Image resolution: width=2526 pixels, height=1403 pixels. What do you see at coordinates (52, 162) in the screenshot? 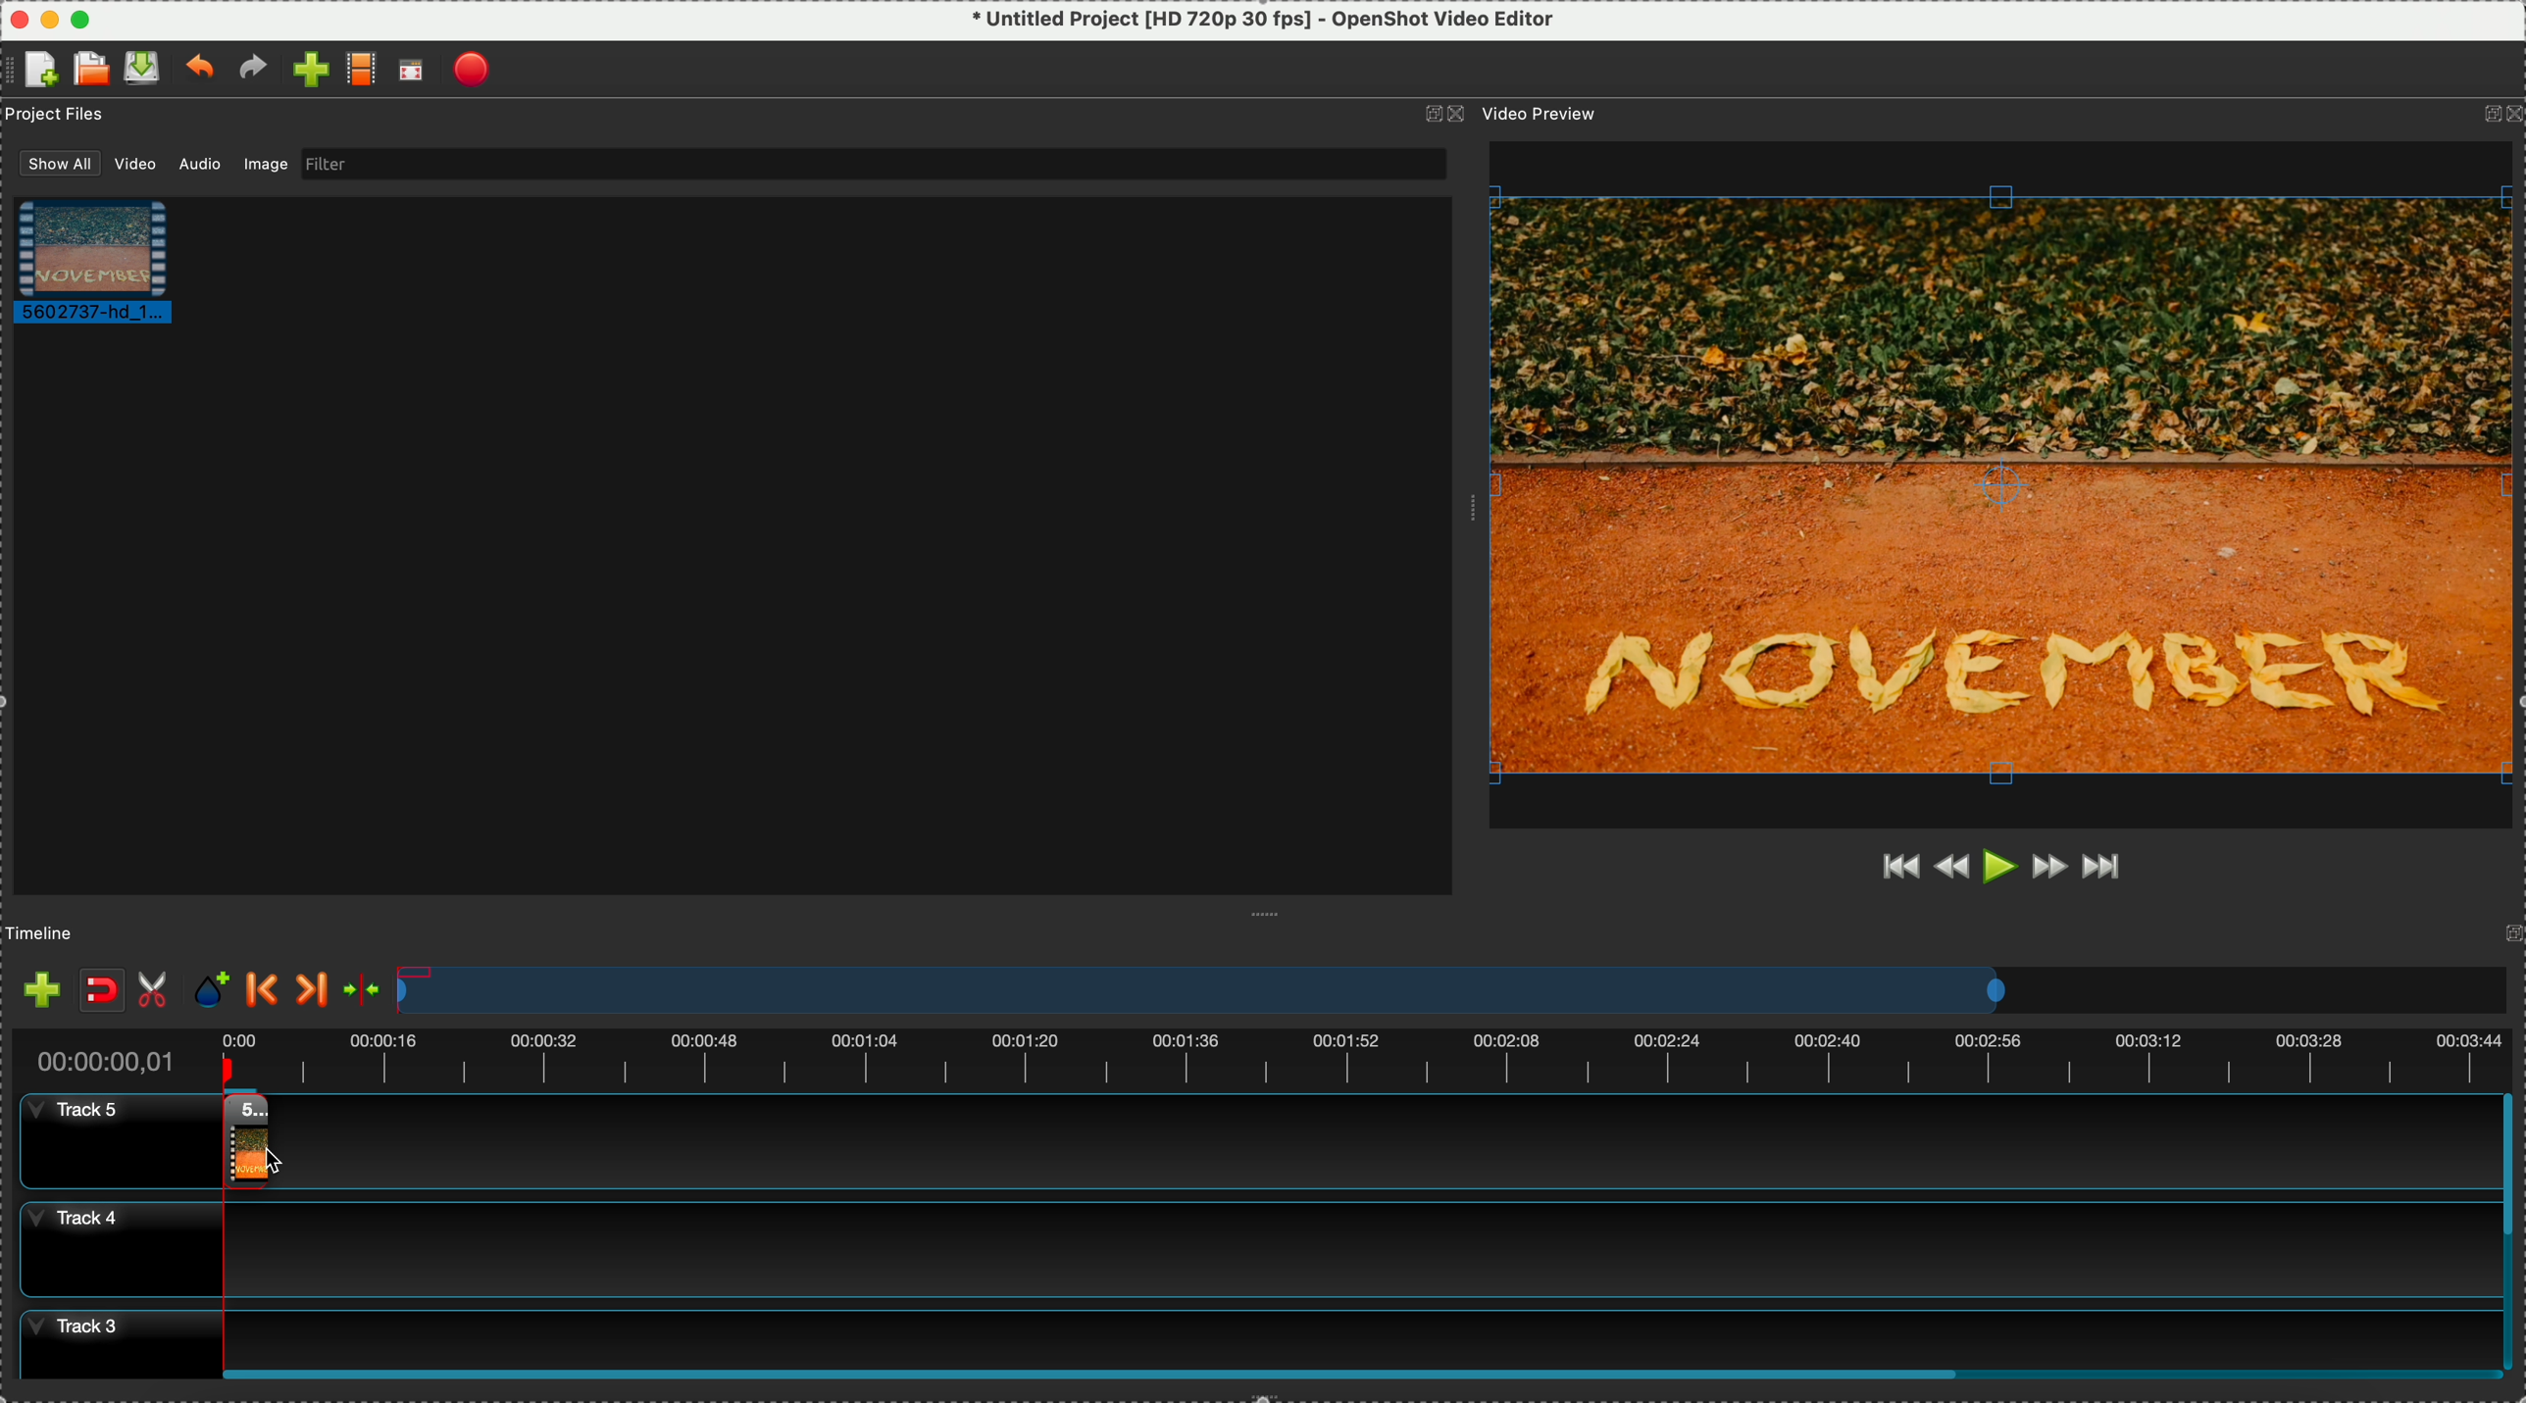
I see `show all` at bounding box center [52, 162].